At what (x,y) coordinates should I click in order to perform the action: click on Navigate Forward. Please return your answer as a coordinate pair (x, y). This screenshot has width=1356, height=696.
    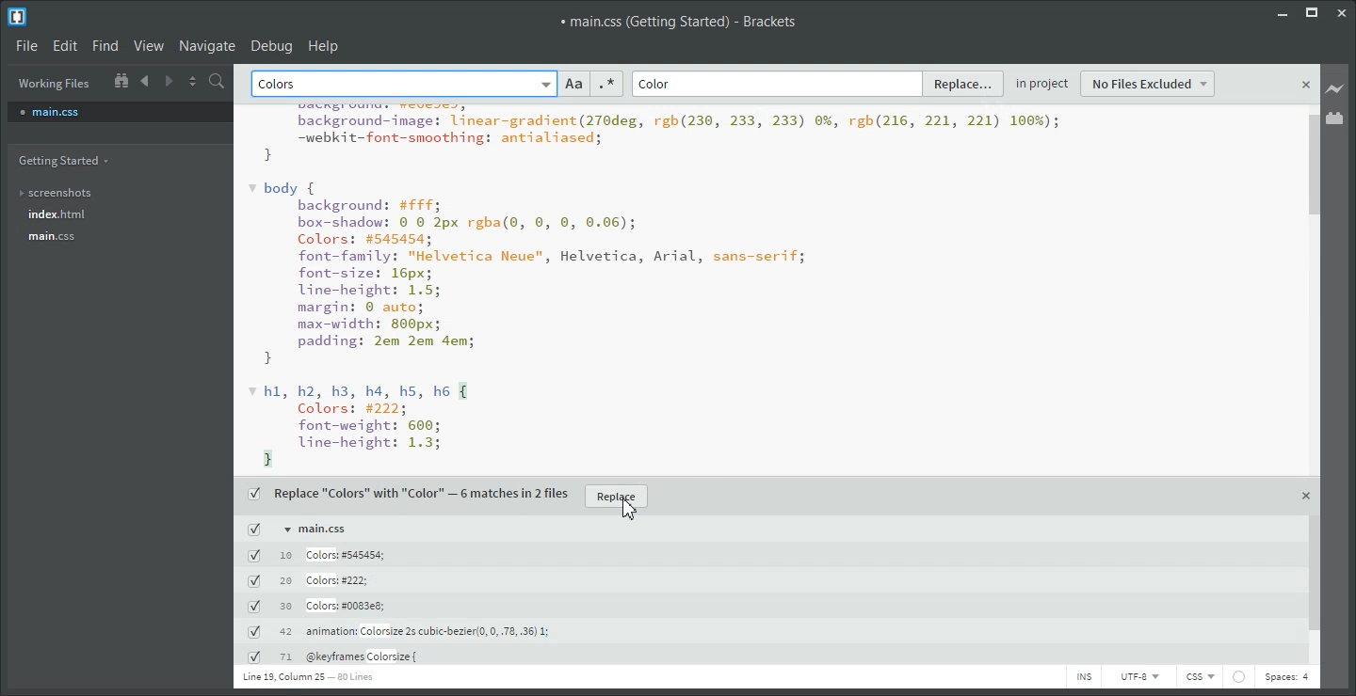
    Looking at the image, I should click on (169, 79).